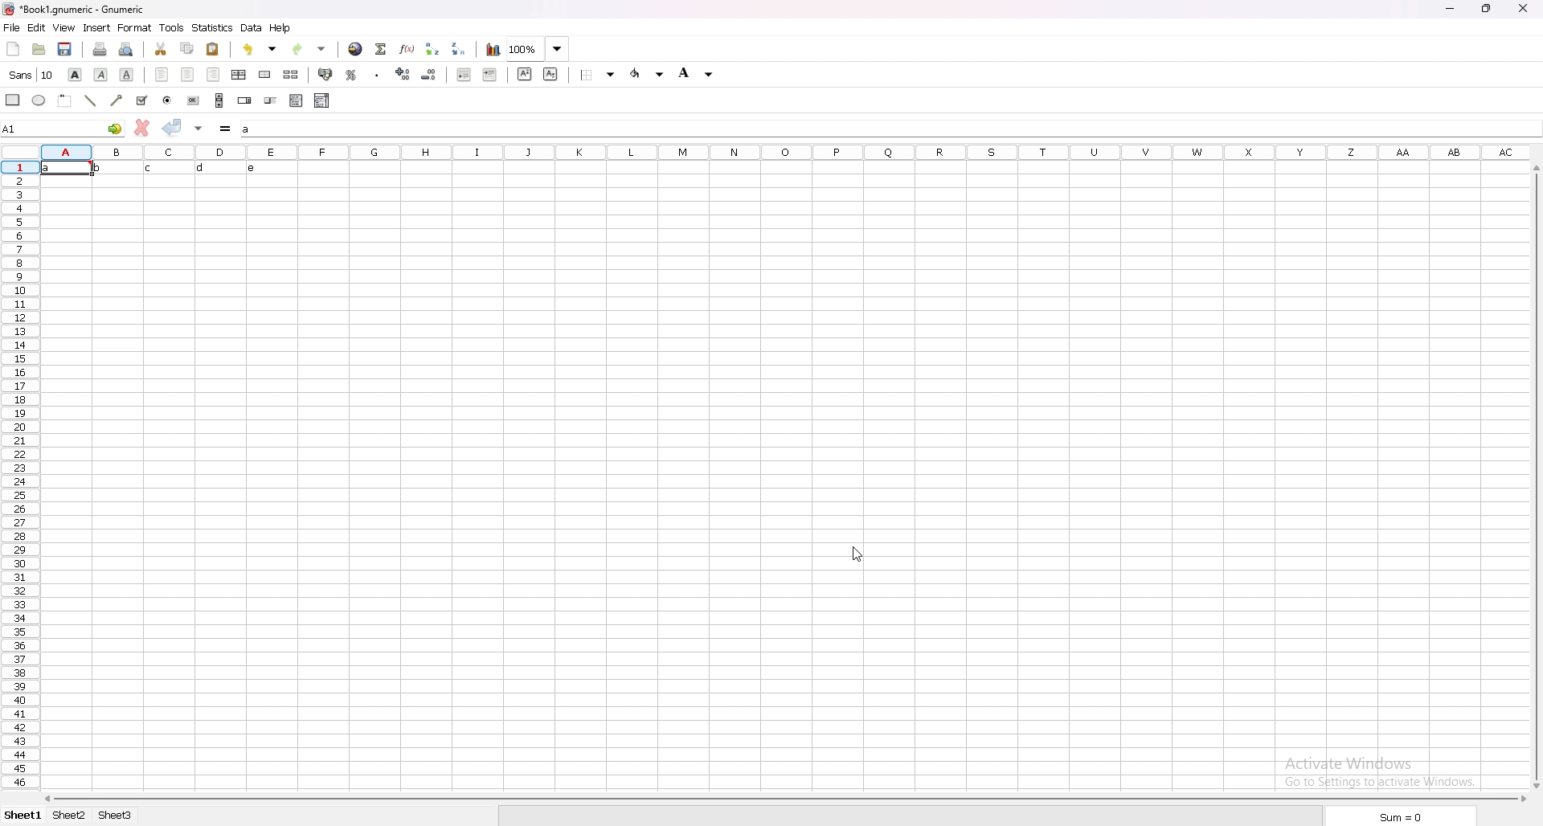  Describe the element at coordinates (70, 816) in the screenshot. I see `sheet2` at that location.